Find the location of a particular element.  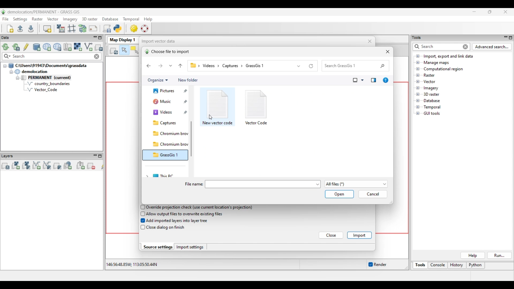

New vector code file selected is located at coordinates (217, 123).